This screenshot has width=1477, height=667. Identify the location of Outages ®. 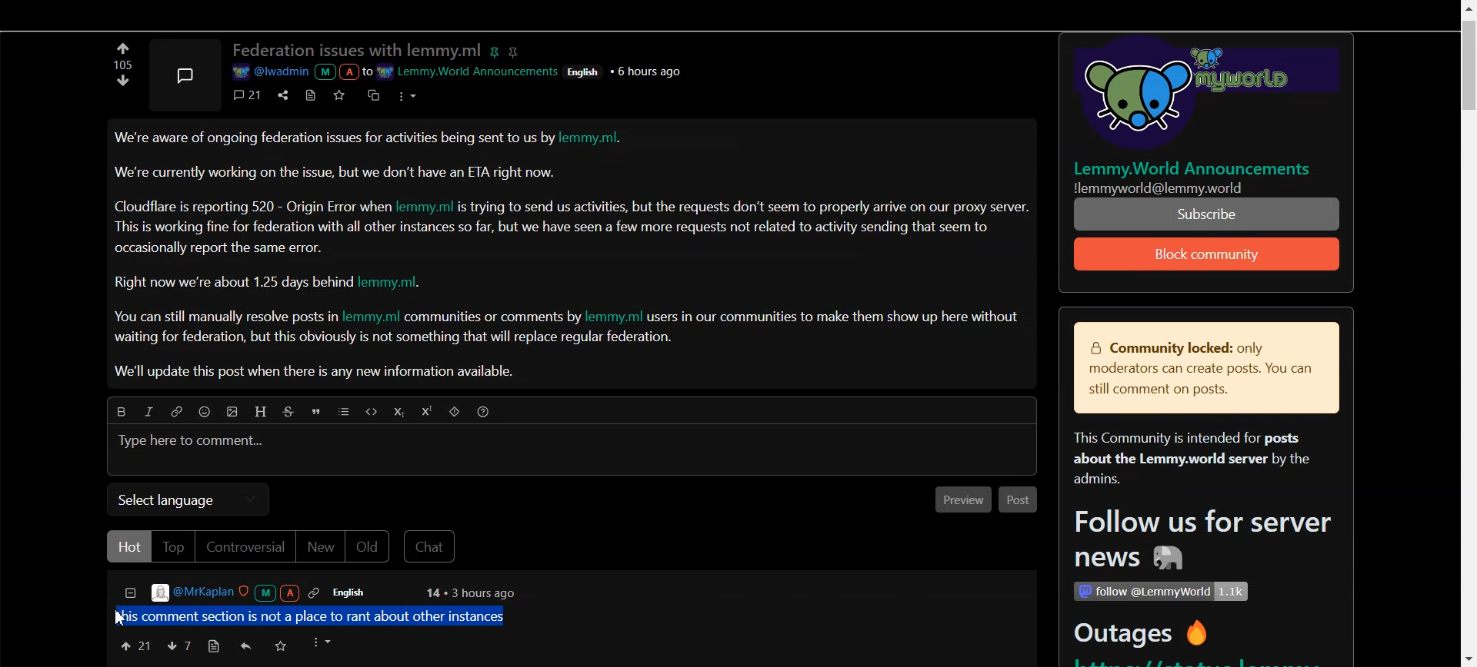
(1142, 635).